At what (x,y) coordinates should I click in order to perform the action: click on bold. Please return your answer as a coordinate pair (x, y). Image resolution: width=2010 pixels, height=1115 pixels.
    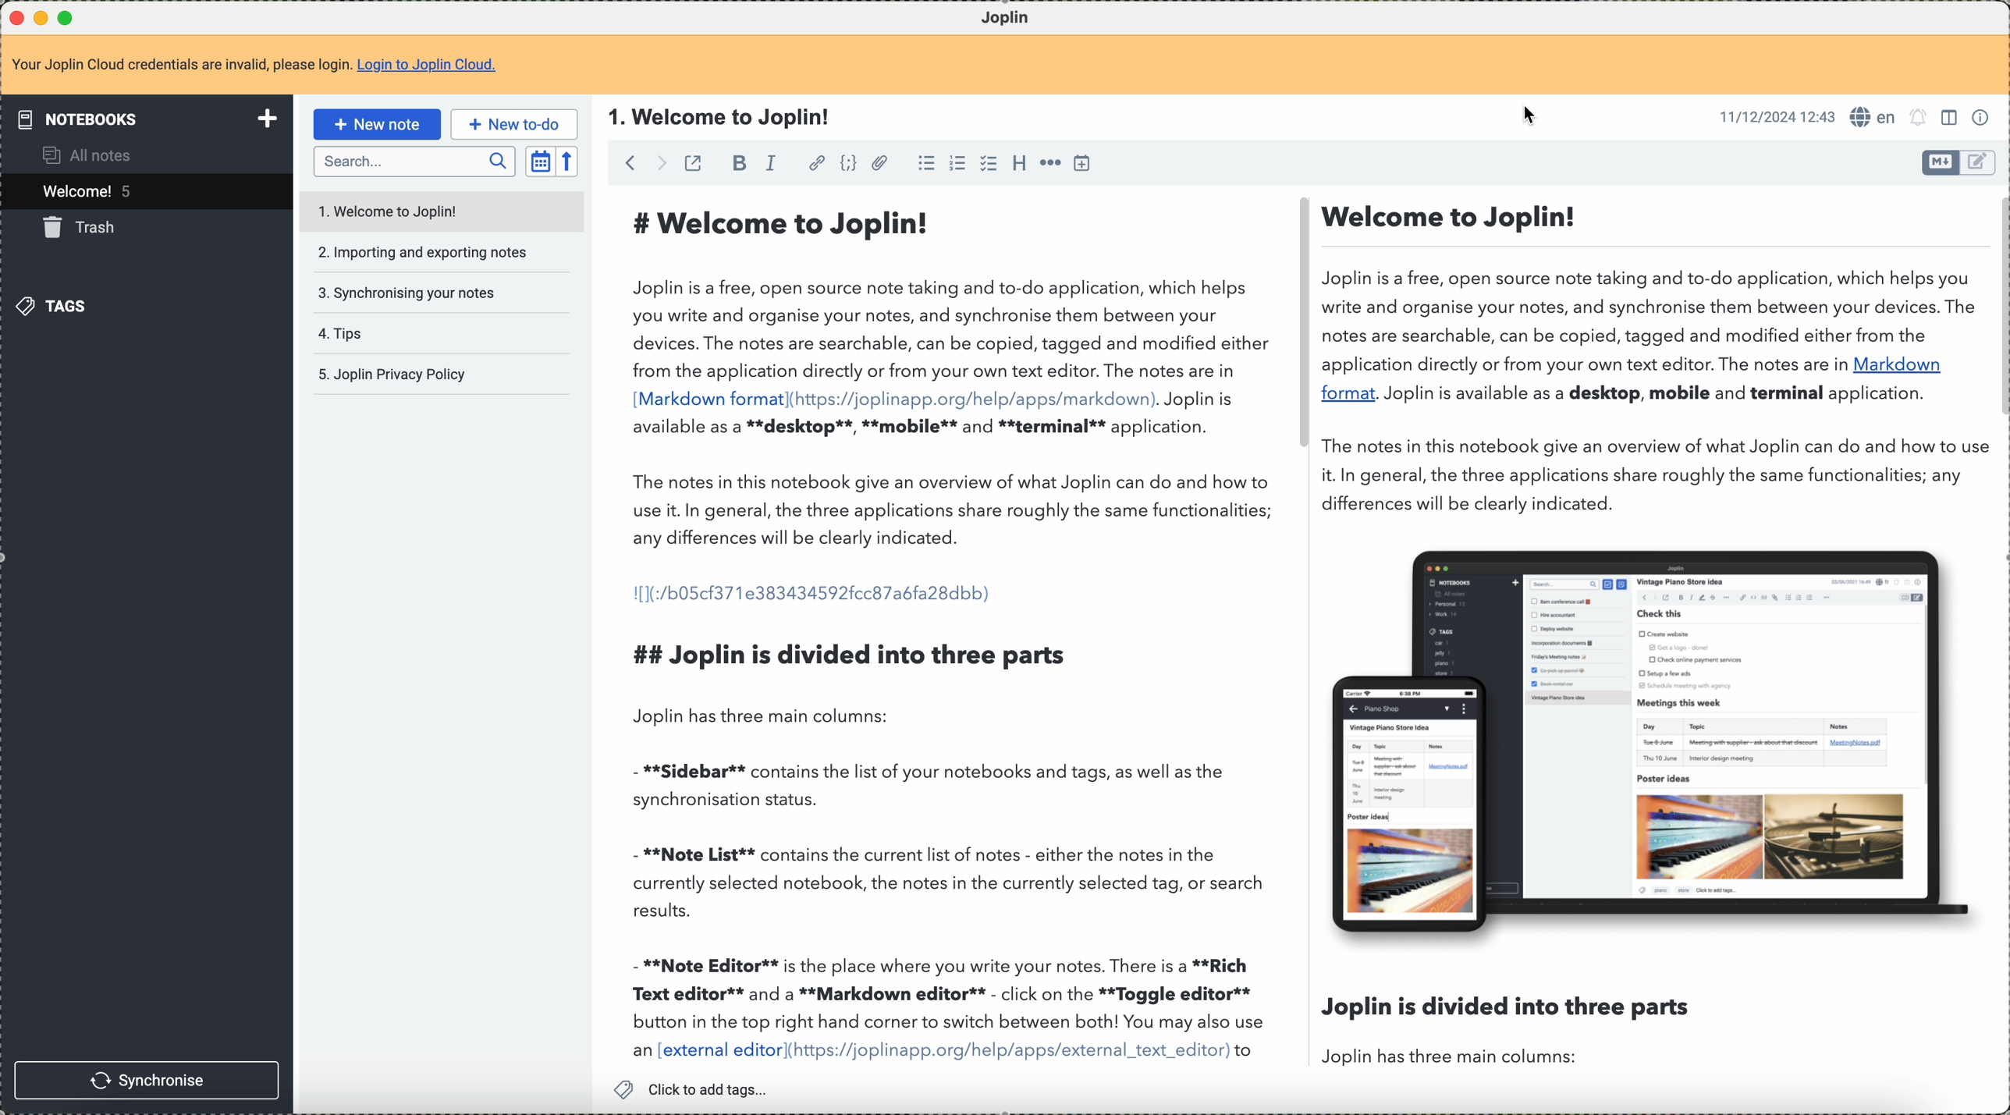
    Looking at the image, I should click on (737, 165).